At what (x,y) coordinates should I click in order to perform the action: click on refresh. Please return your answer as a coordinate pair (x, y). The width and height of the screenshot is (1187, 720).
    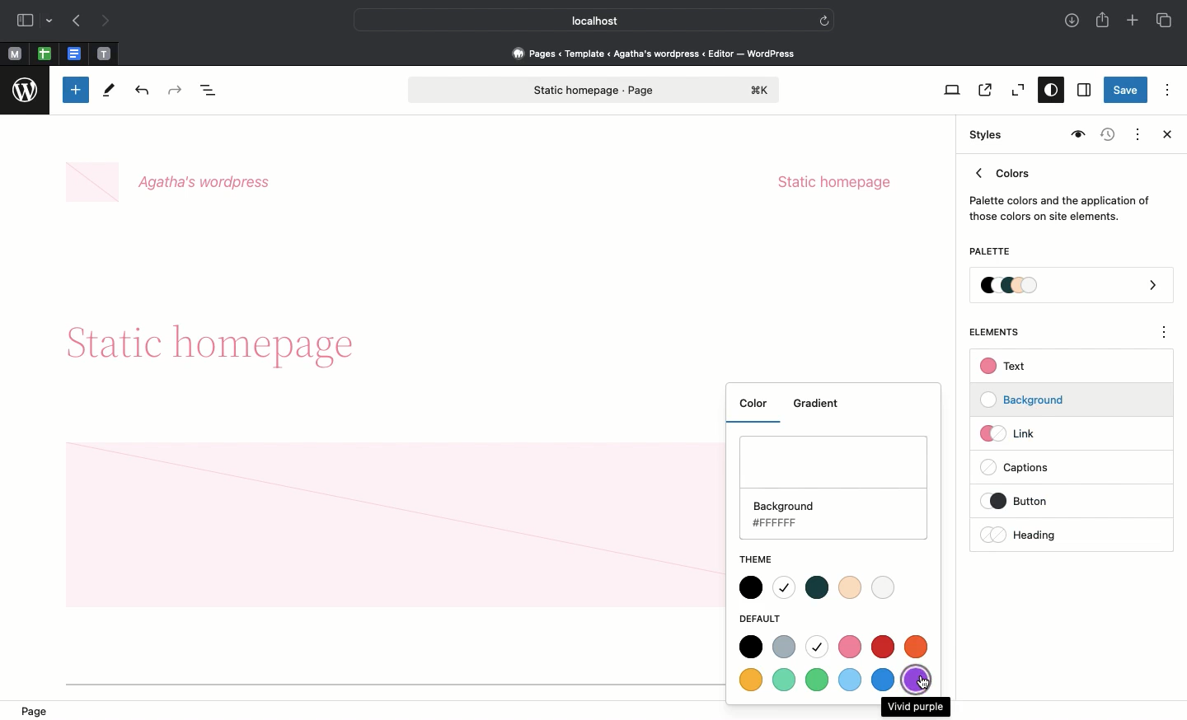
    Looking at the image, I should click on (824, 19).